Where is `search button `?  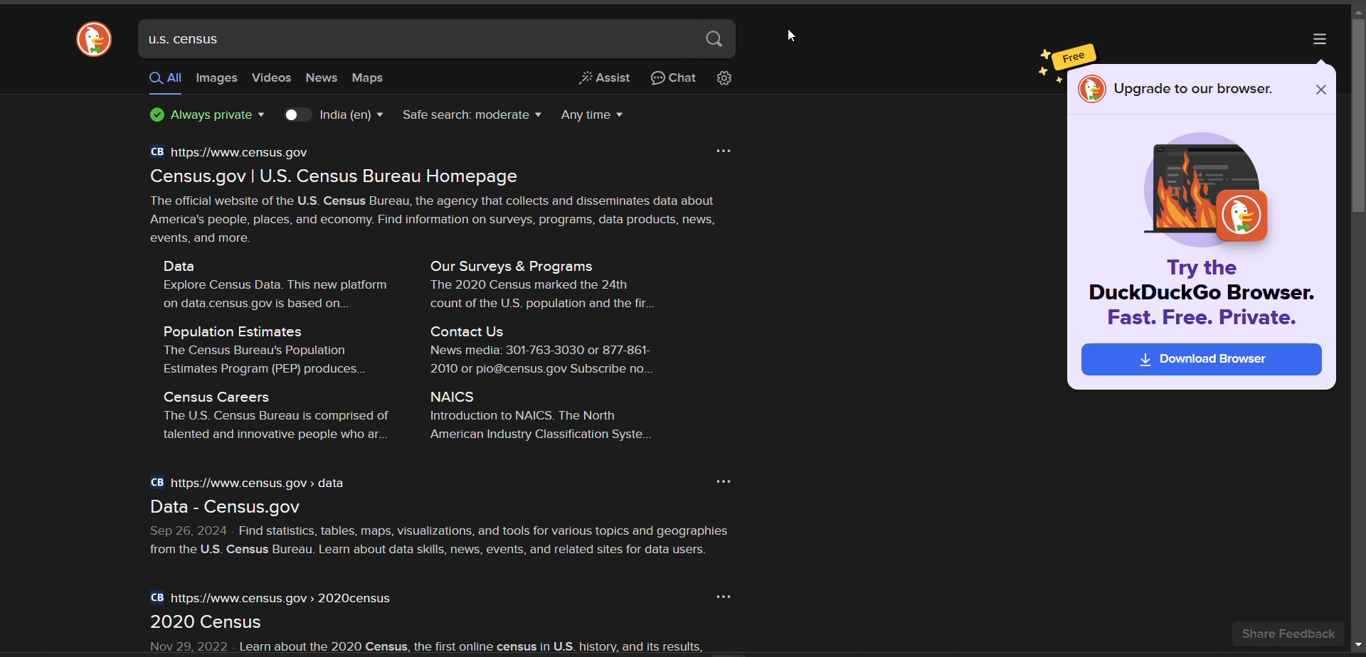 search button  is located at coordinates (716, 38).